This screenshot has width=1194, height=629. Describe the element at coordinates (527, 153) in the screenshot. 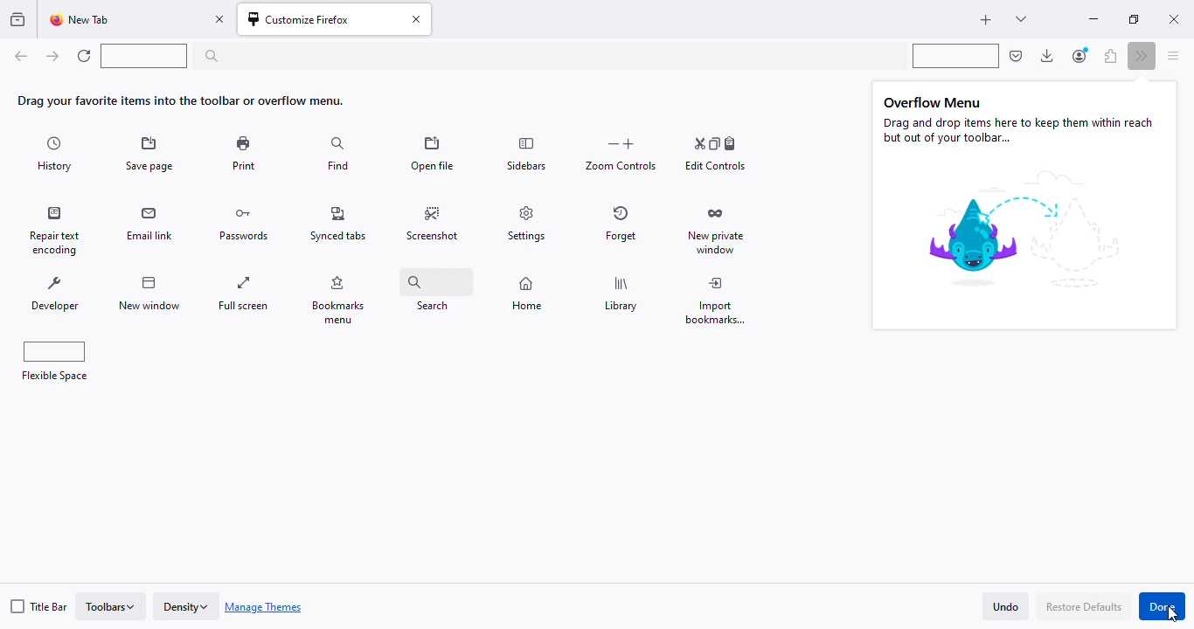

I see `sidebars` at that location.